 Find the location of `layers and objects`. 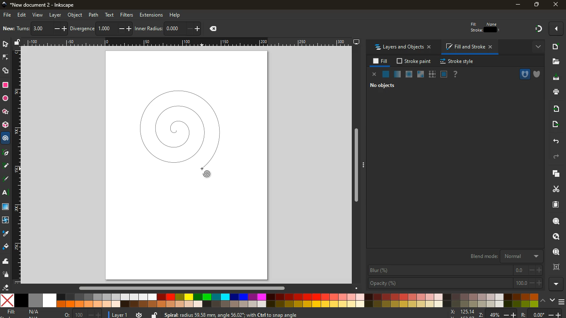

layers and objects is located at coordinates (402, 47).